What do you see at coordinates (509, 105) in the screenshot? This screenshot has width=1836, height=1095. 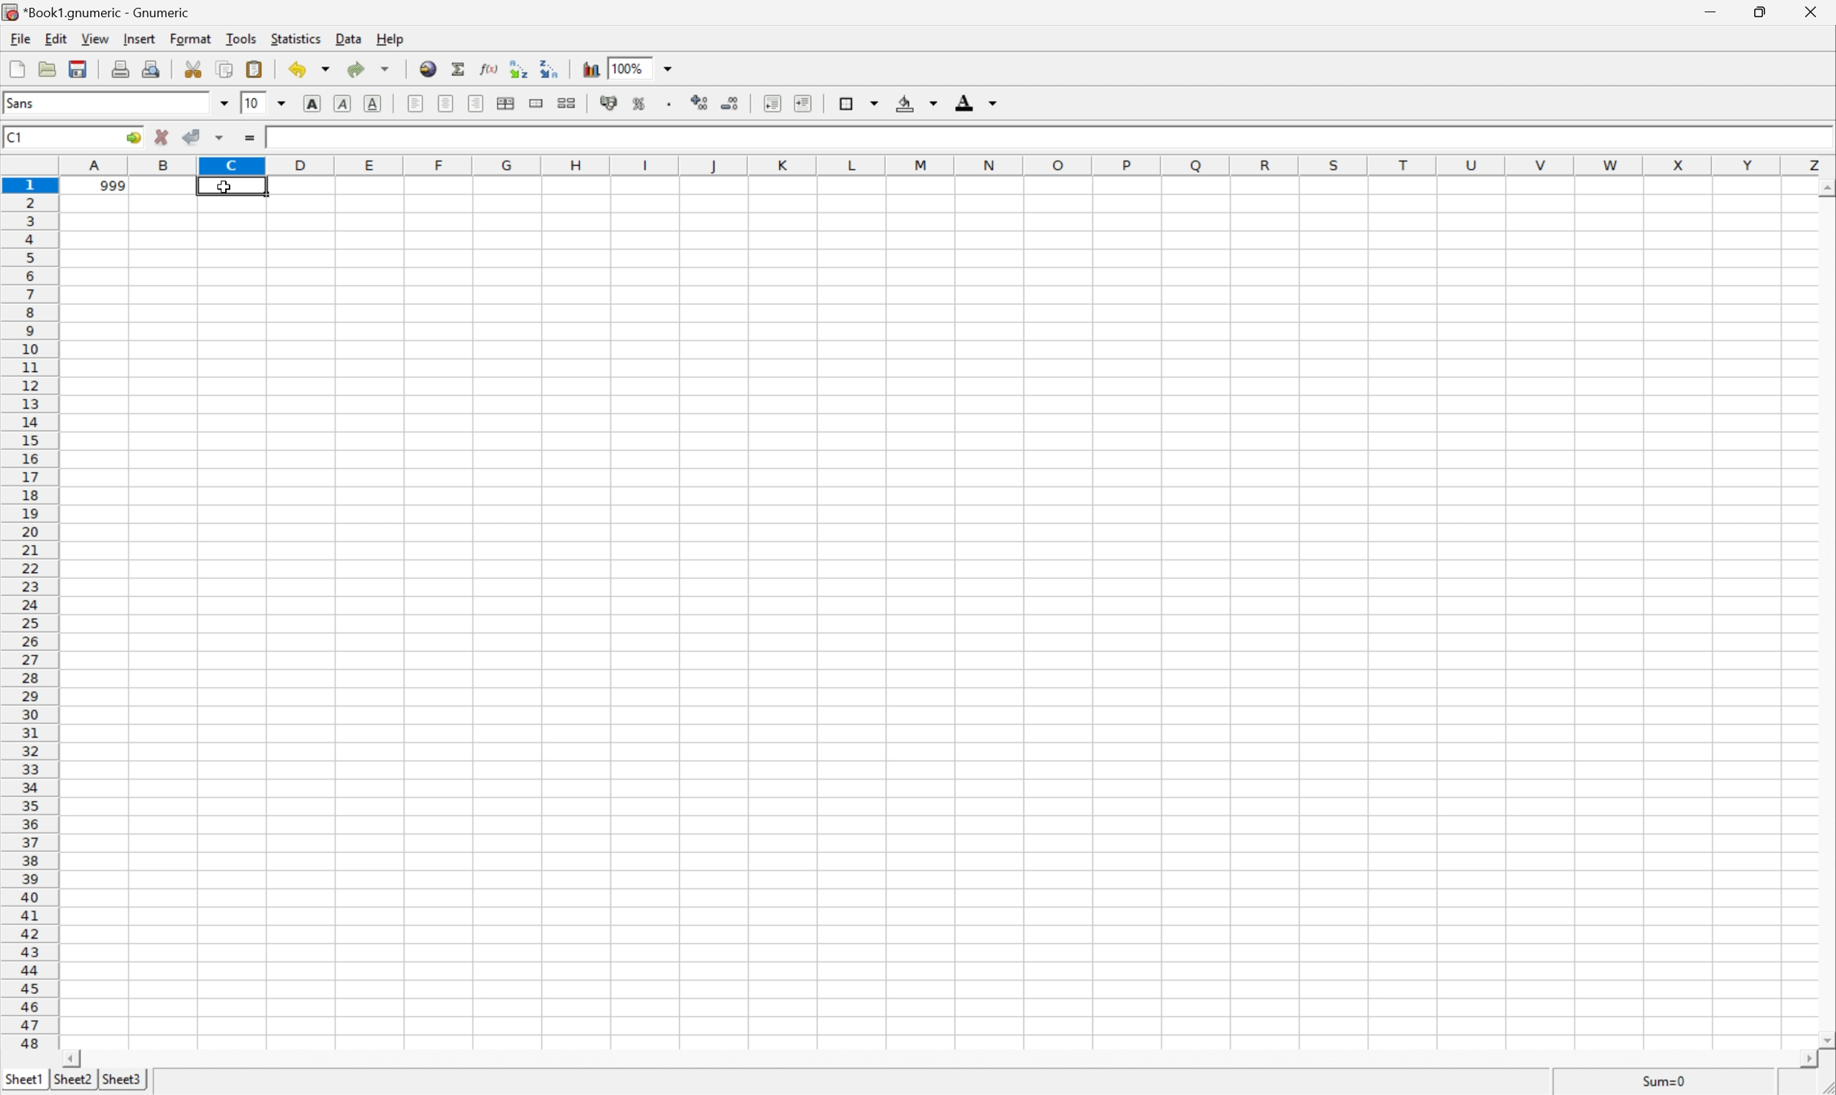 I see `center horizontally across selection` at bounding box center [509, 105].